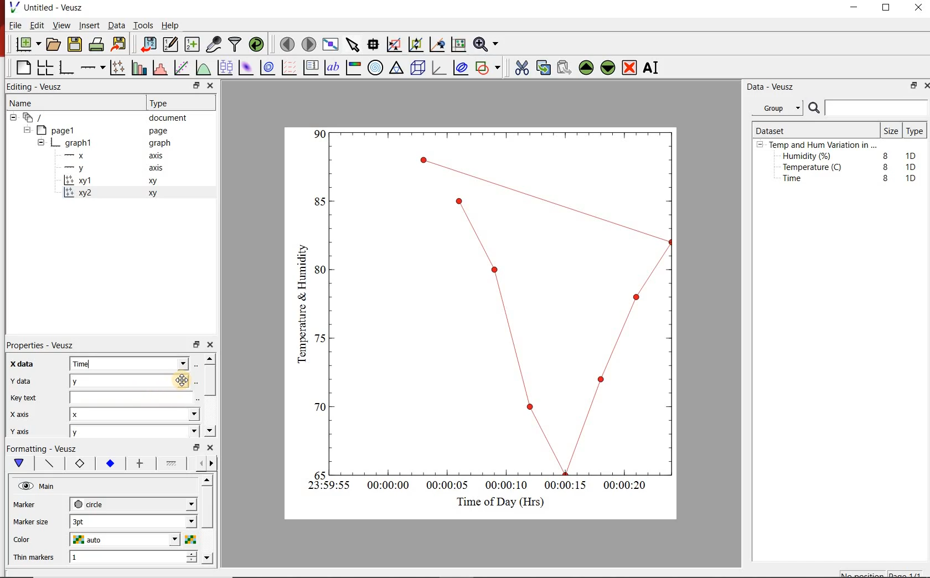 This screenshot has width=930, height=578. I want to click on save the document, so click(75, 45).